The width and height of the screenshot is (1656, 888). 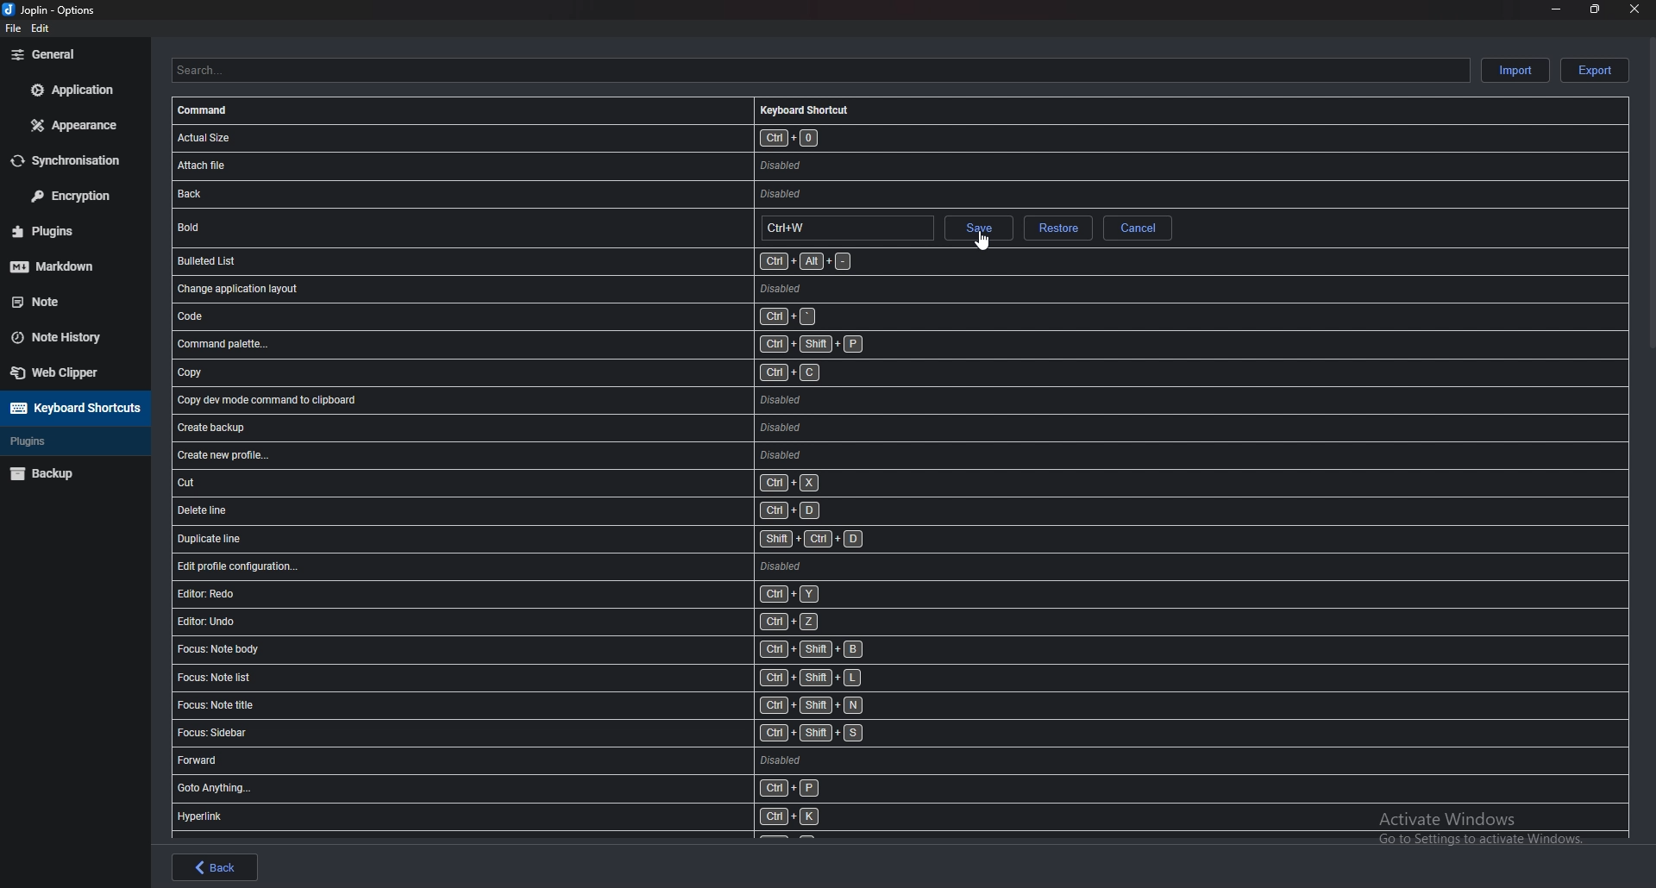 I want to click on shortcut, so click(x=565, y=427).